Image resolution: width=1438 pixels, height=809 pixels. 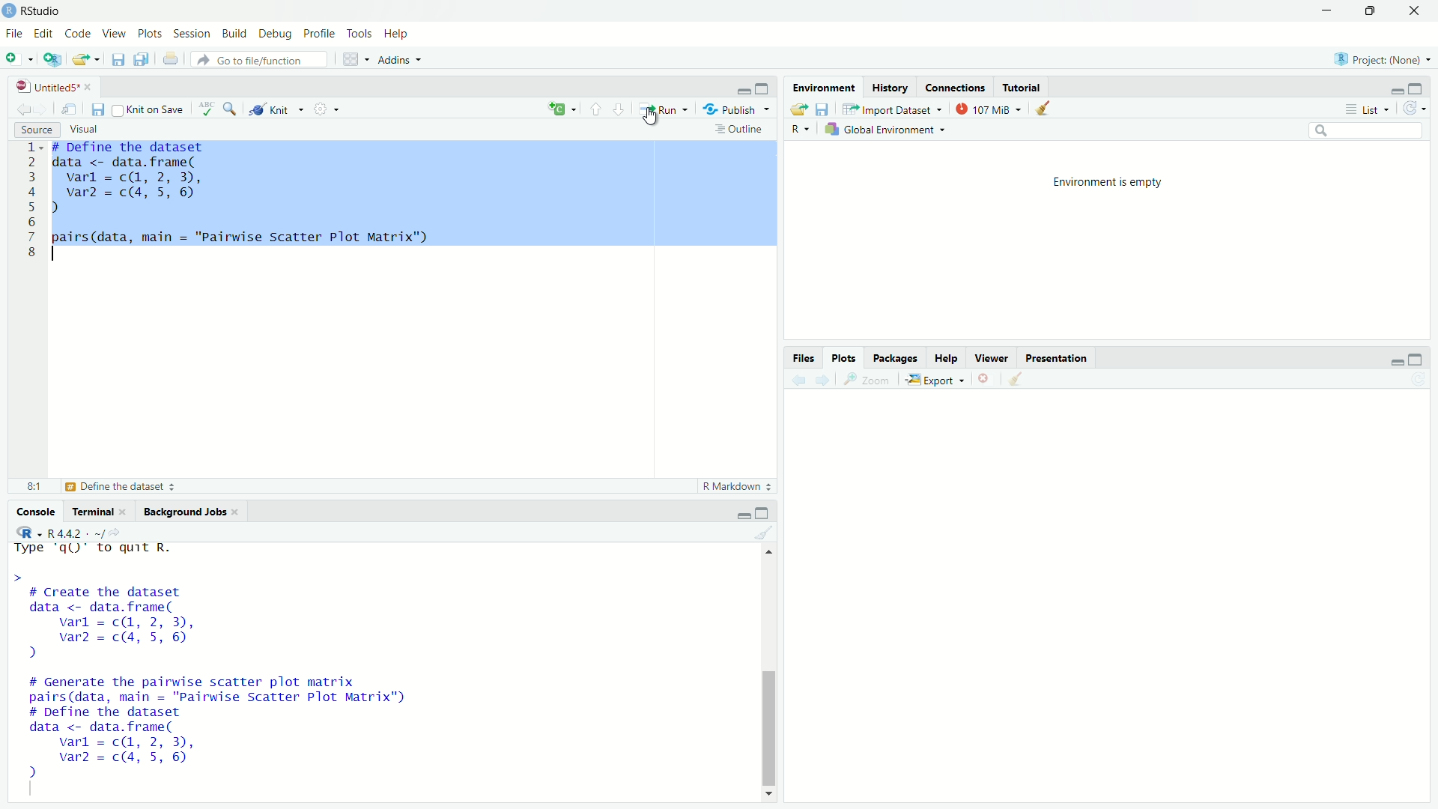 What do you see at coordinates (982, 379) in the screenshot?
I see `Close` at bounding box center [982, 379].